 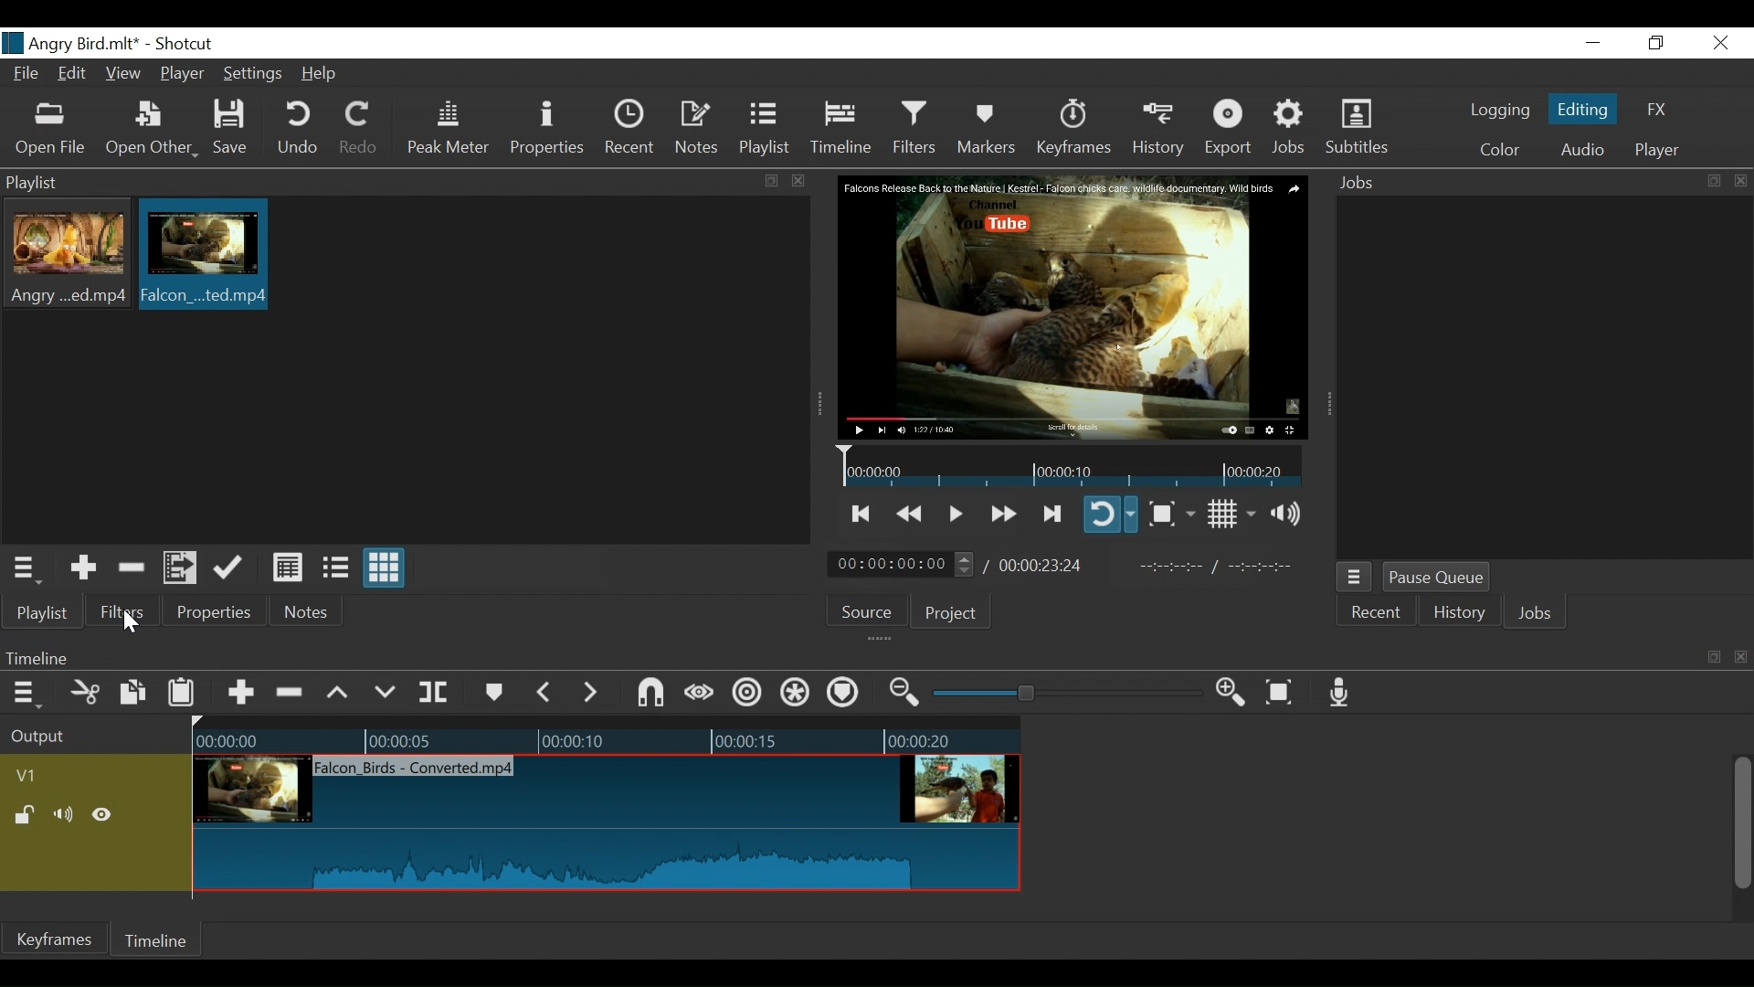 I want to click on logging, so click(x=1500, y=112).